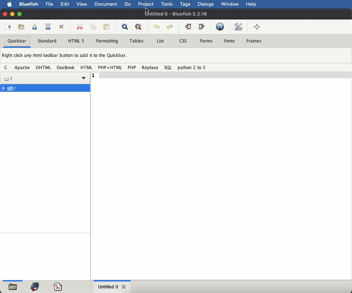 The image size is (352, 293). What do you see at coordinates (49, 27) in the screenshot?
I see `save file as` at bounding box center [49, 27].